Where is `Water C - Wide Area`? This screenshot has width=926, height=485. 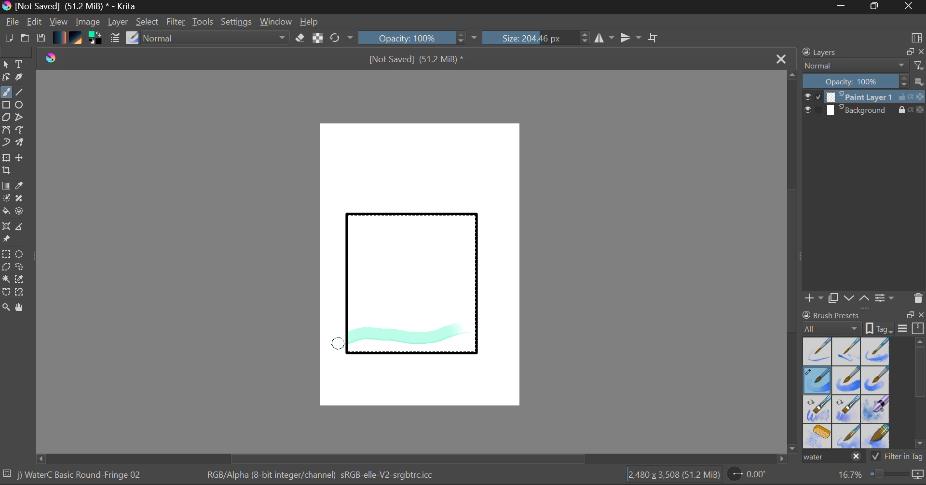
Water C - Wide Area is located at coordinates (877, 437).